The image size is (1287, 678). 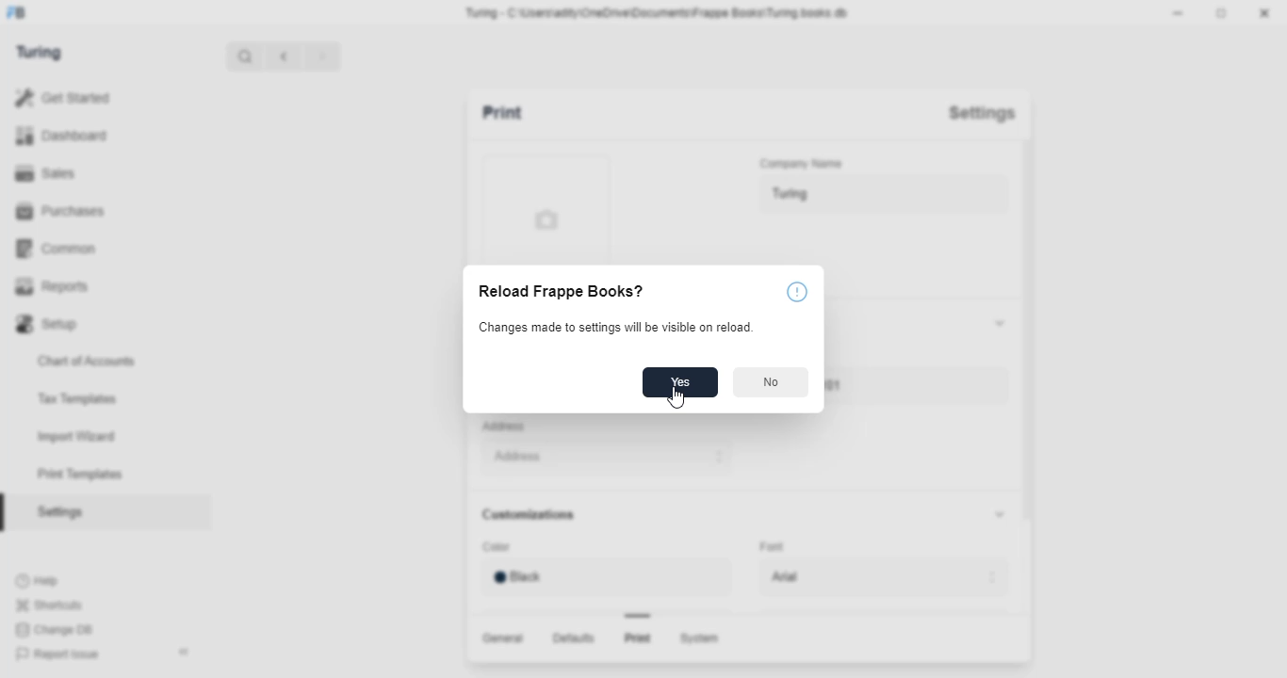 What do you see at coordinates (637, 638) in the screenshot?
I see `Print` at bounding box center [637, 638].